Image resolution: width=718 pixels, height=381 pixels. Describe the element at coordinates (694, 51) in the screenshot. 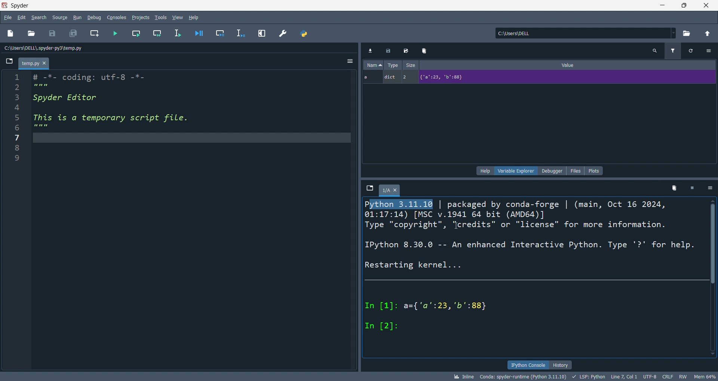

I see `refresh` at that location.